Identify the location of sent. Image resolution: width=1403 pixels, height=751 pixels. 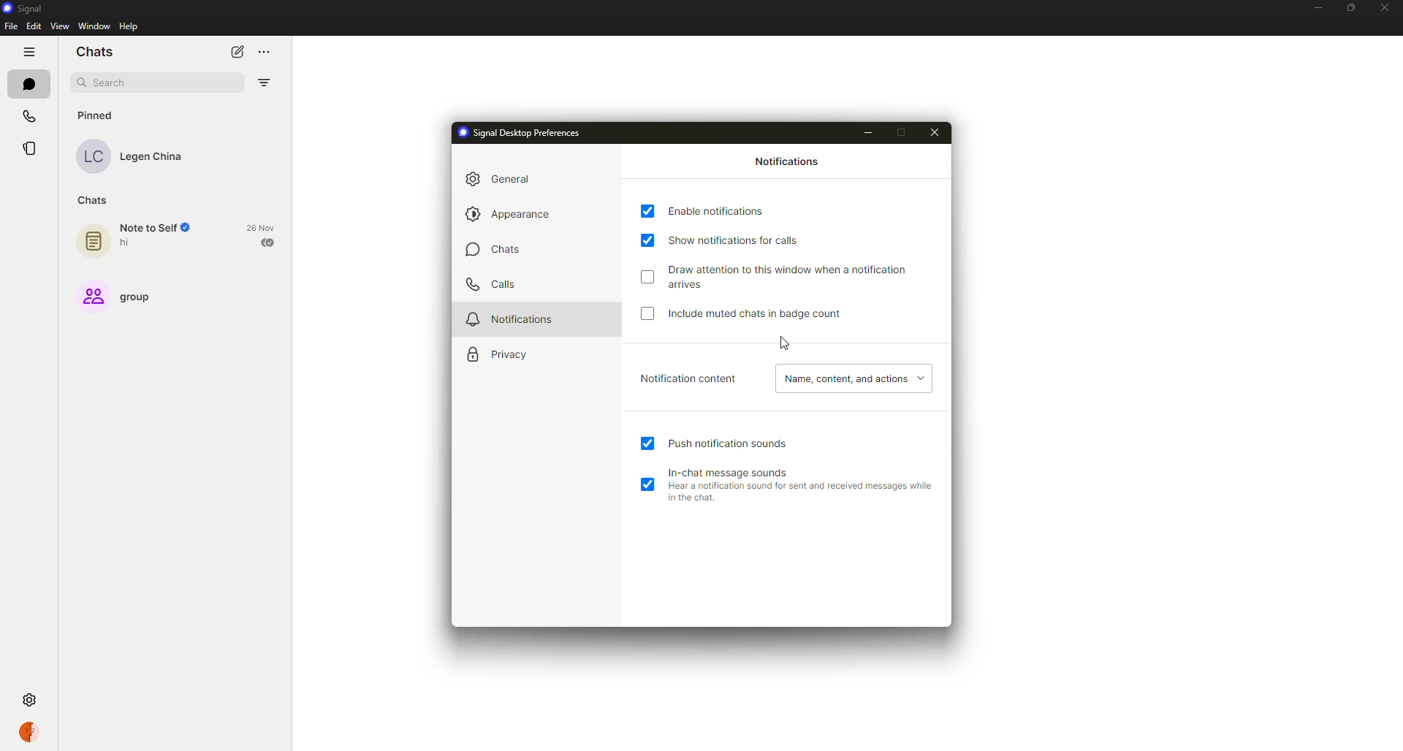
(269, 242).